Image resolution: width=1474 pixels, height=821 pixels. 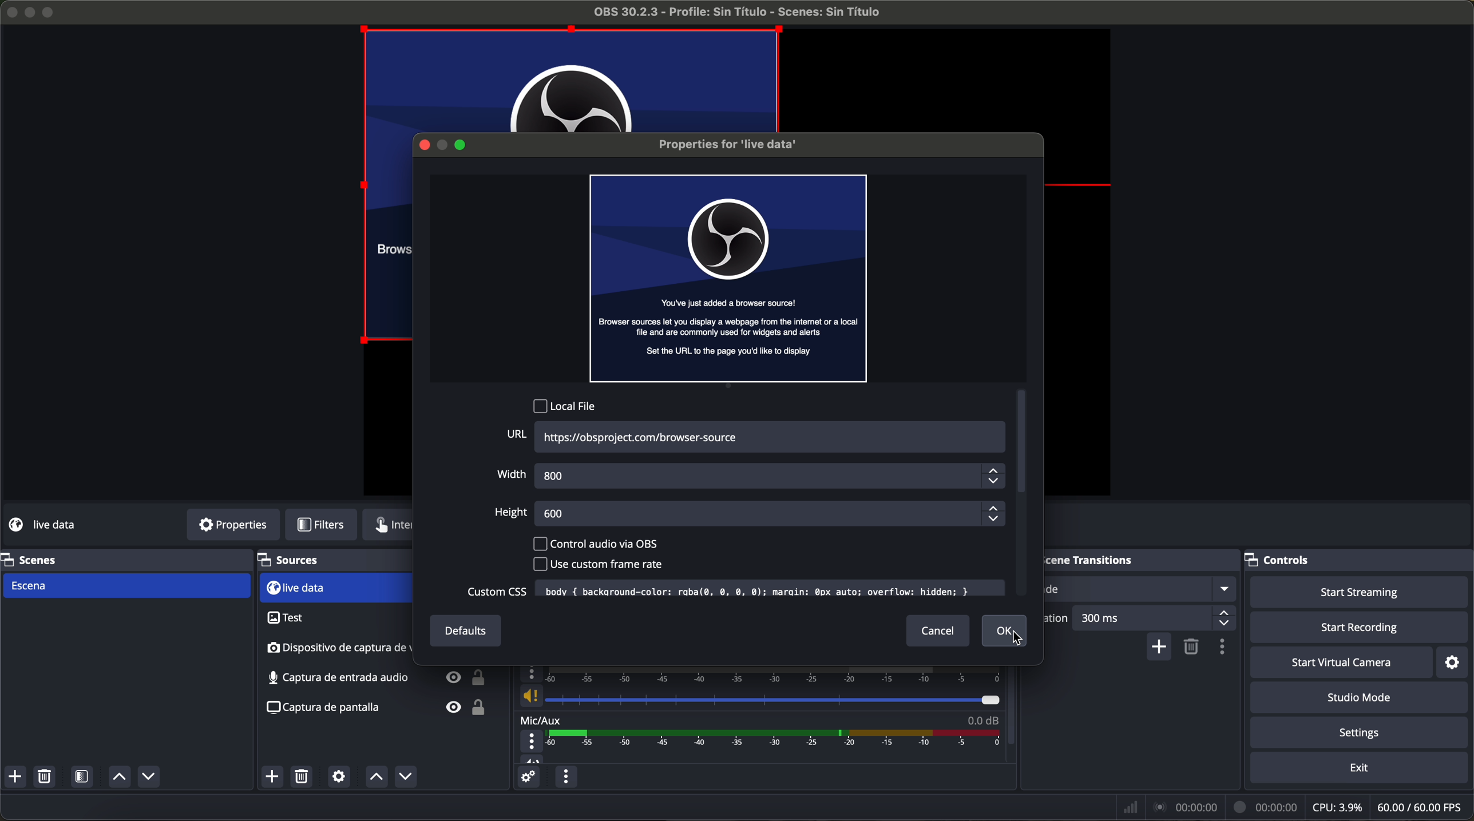 What do you see at coordinates (527, 776) in the screenshot?
I see `advanced audio properties` at bounding box center [527, 776].